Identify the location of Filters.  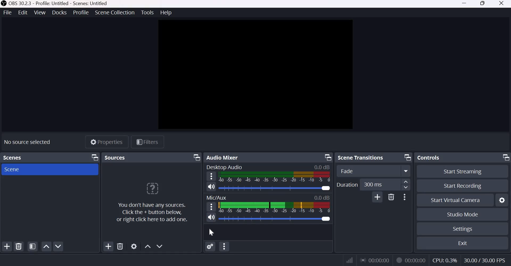
(146, 141).